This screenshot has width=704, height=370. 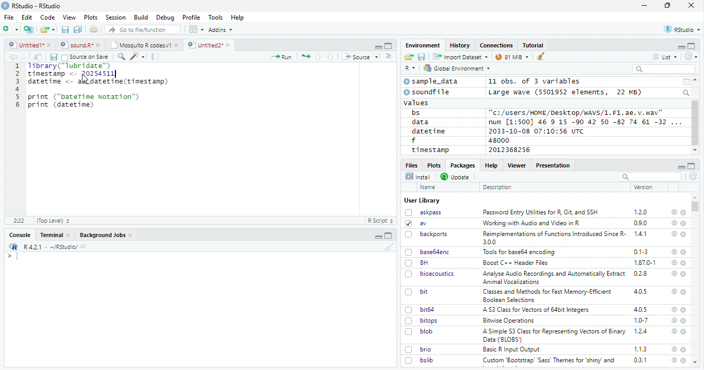 I want to click on Large wave (5501952 elements, 22 MB), so click(x=566, y=92).